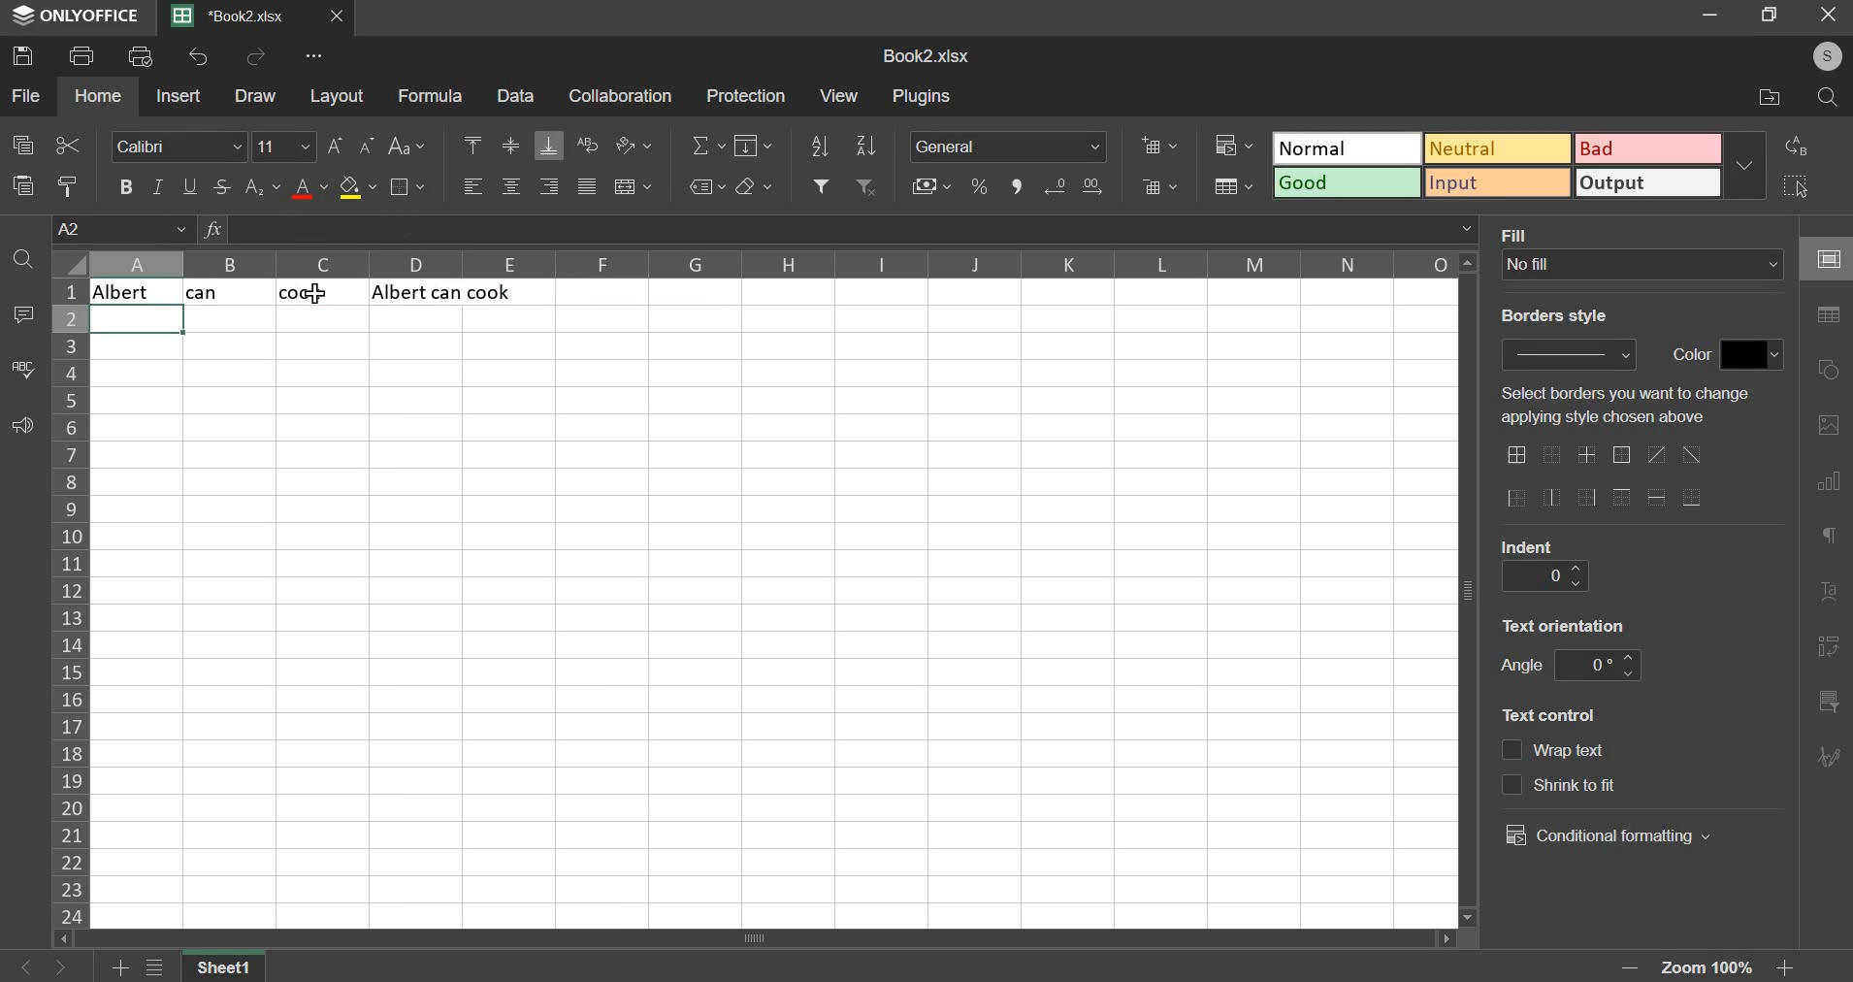 The image size is (1853, 982). What do you see at coordinates (1705, 965) in the screenshot?
I see `zoom` at bounding box center [1705, 965].